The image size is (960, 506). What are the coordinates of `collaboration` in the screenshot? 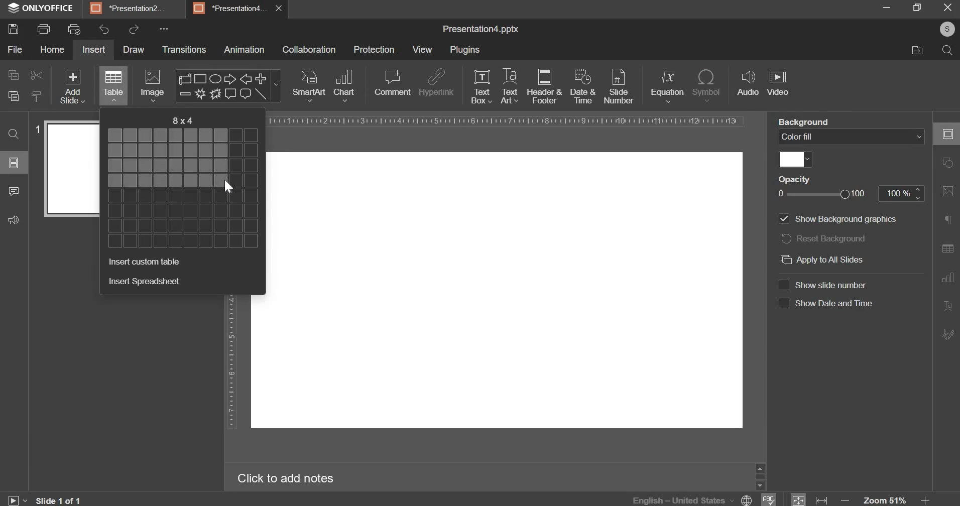 It's located at (309, 50).